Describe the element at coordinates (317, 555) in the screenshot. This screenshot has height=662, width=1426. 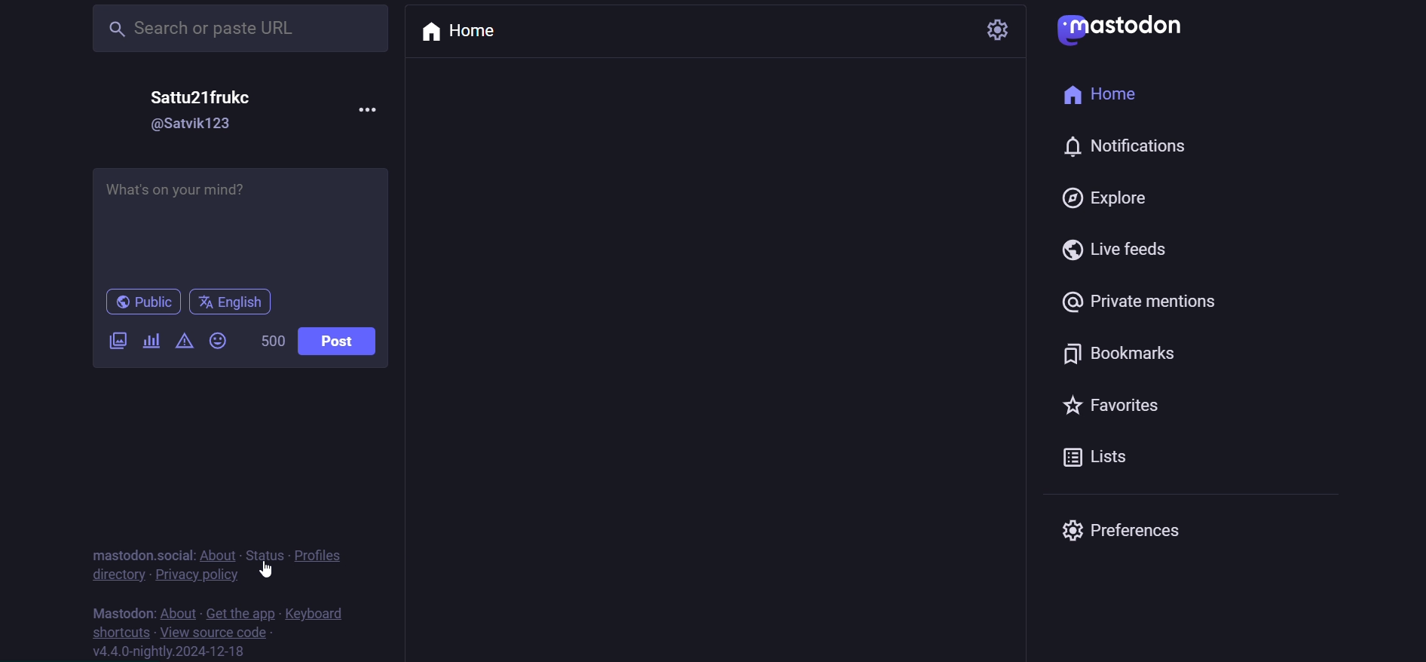
I see `profiles` at that location.